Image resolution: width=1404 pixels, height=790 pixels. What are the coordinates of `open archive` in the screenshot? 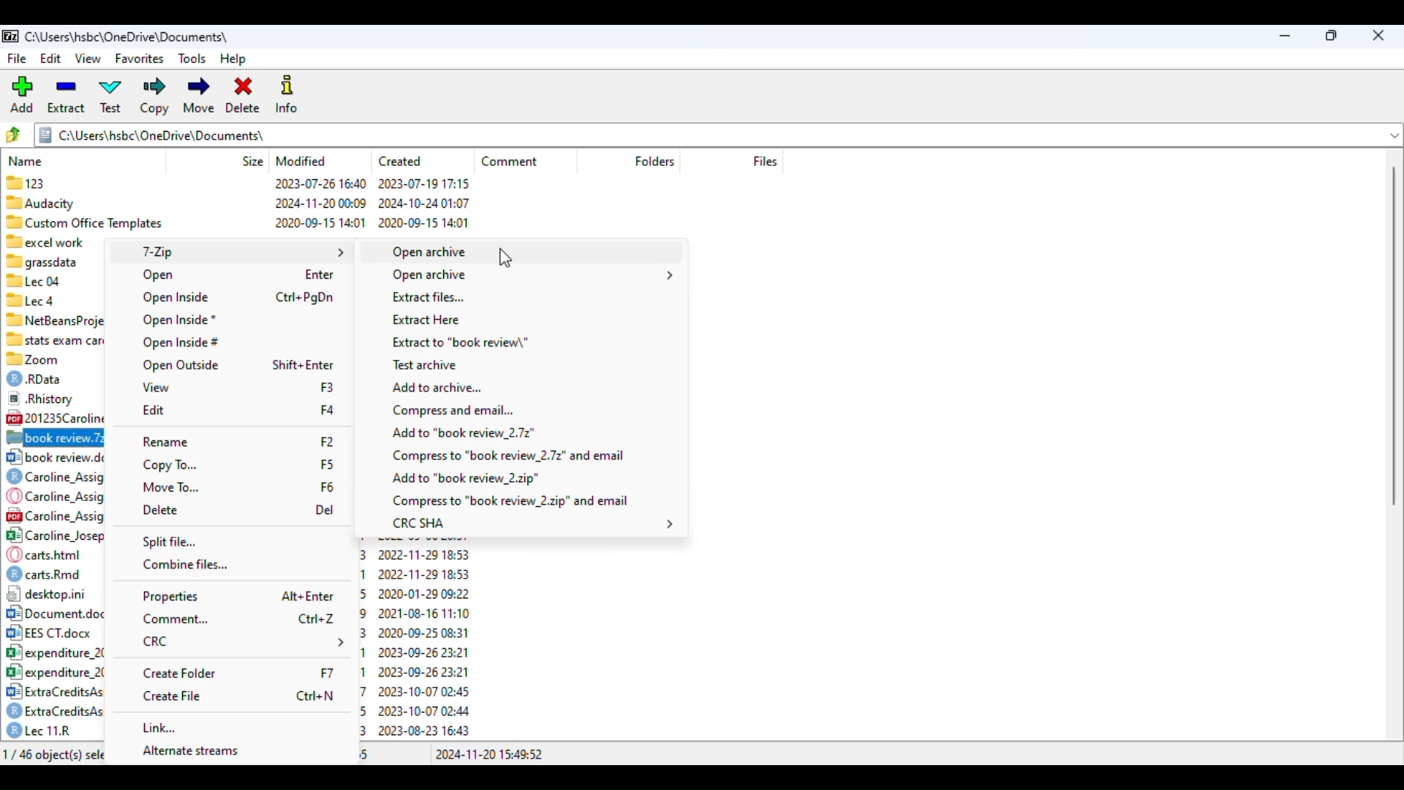 It's located at (535, 275).